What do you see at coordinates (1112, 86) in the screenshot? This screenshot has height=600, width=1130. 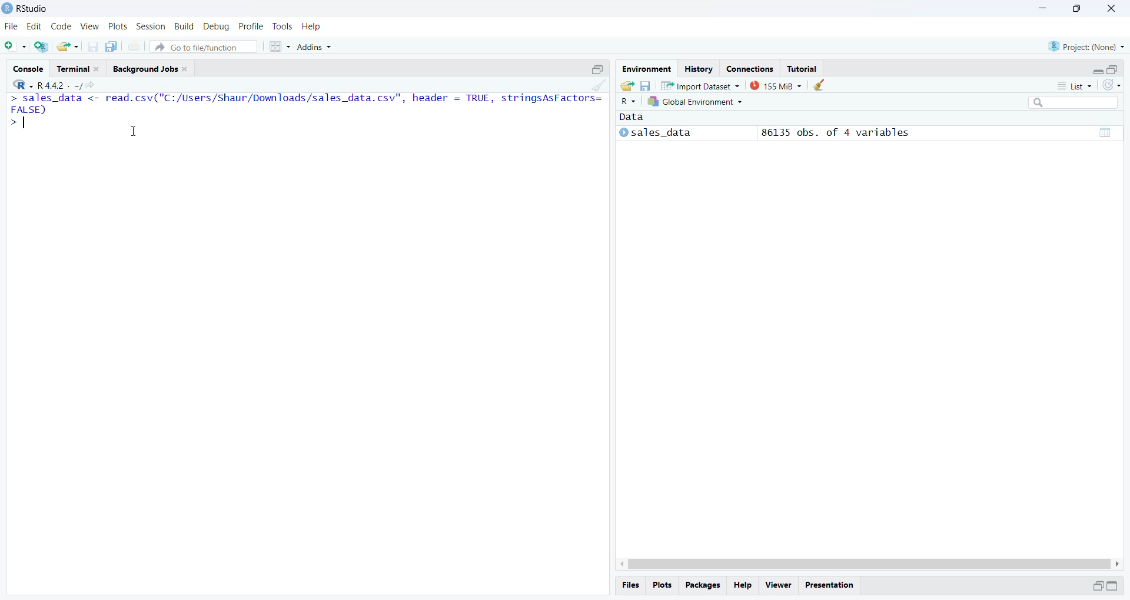 I see `Refresh the list in the Environment` at bounding box center [1112, 86].